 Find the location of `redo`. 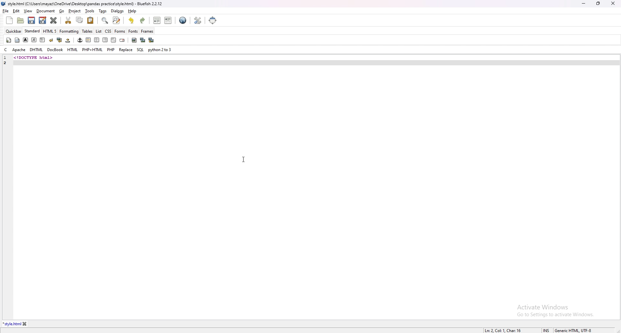

redo is located at coordinates (142, 20).